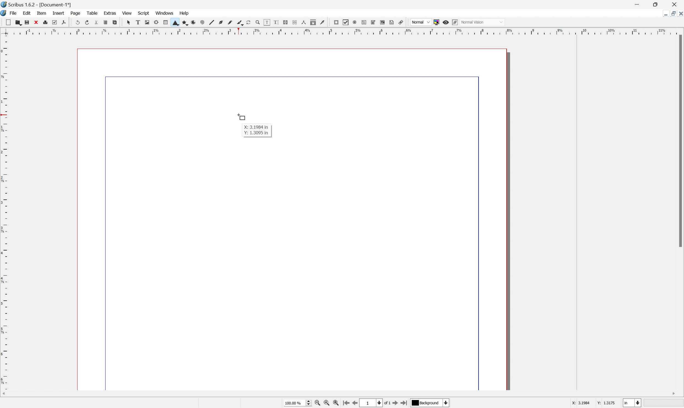 The height and width of the screenshot is (408, 684). What do you see at coordinates (36, 22) in the screenshot?
I see `Close` at bounding box center [36, 22].